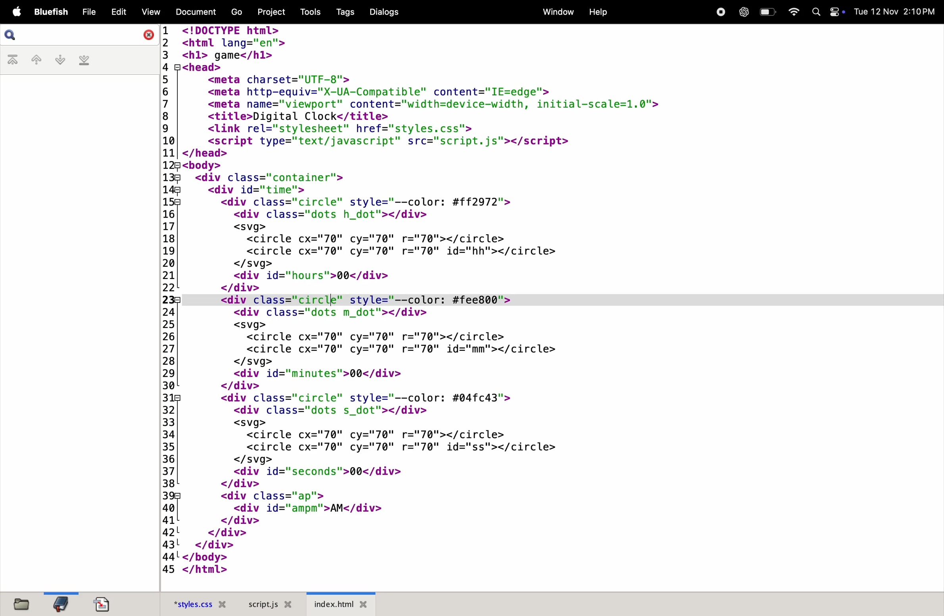 The height and width of the screenshot is (616, 944). Describe the element at coordinates (86, 60) in the screenshot. I see `last bookmark` at that location.